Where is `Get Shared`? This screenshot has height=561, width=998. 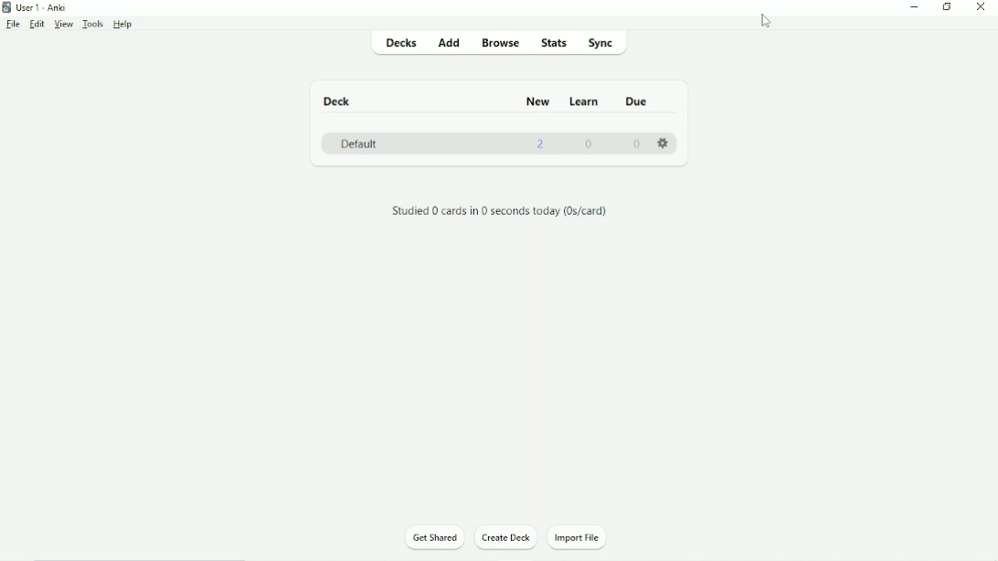
Get Shared is located at coordinates (433, 537).